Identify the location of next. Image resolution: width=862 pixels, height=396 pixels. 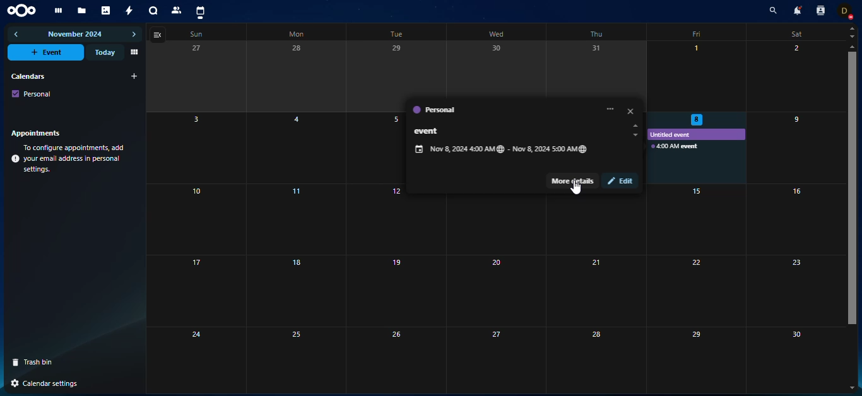
(134, 35).